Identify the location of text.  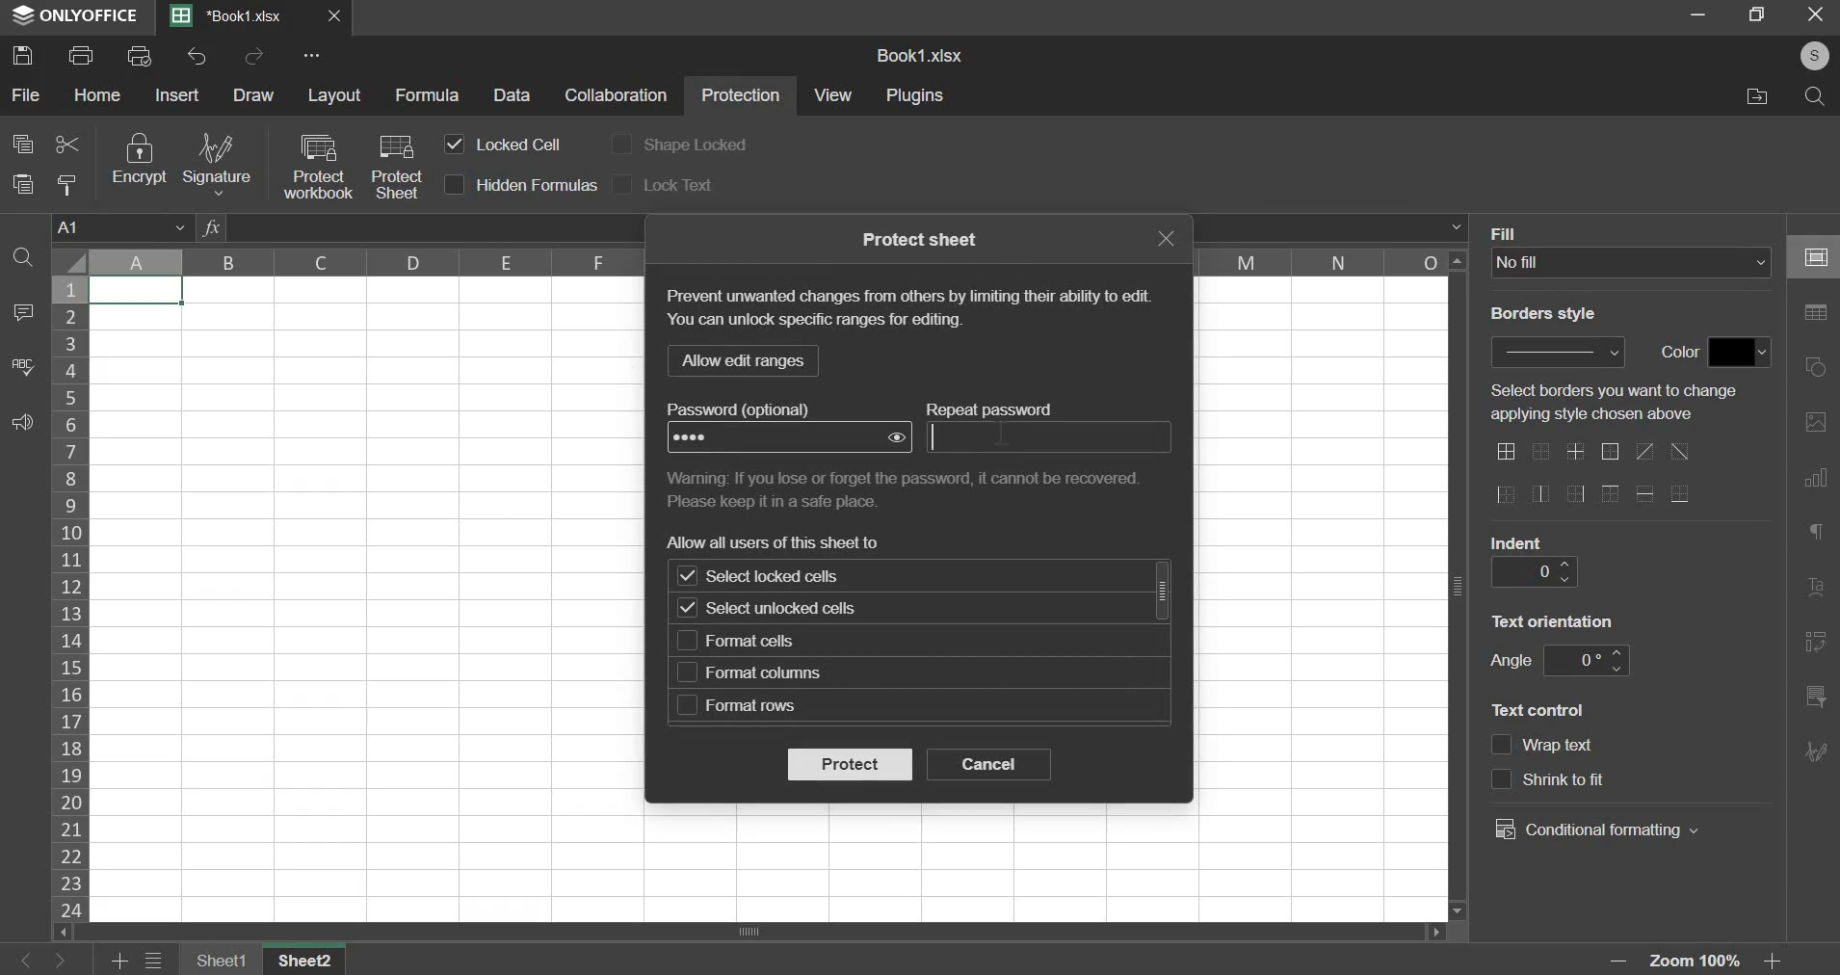
(994, 408).